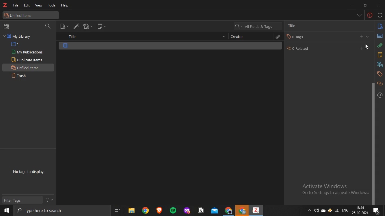  I want to click on title, so click(89, 36).